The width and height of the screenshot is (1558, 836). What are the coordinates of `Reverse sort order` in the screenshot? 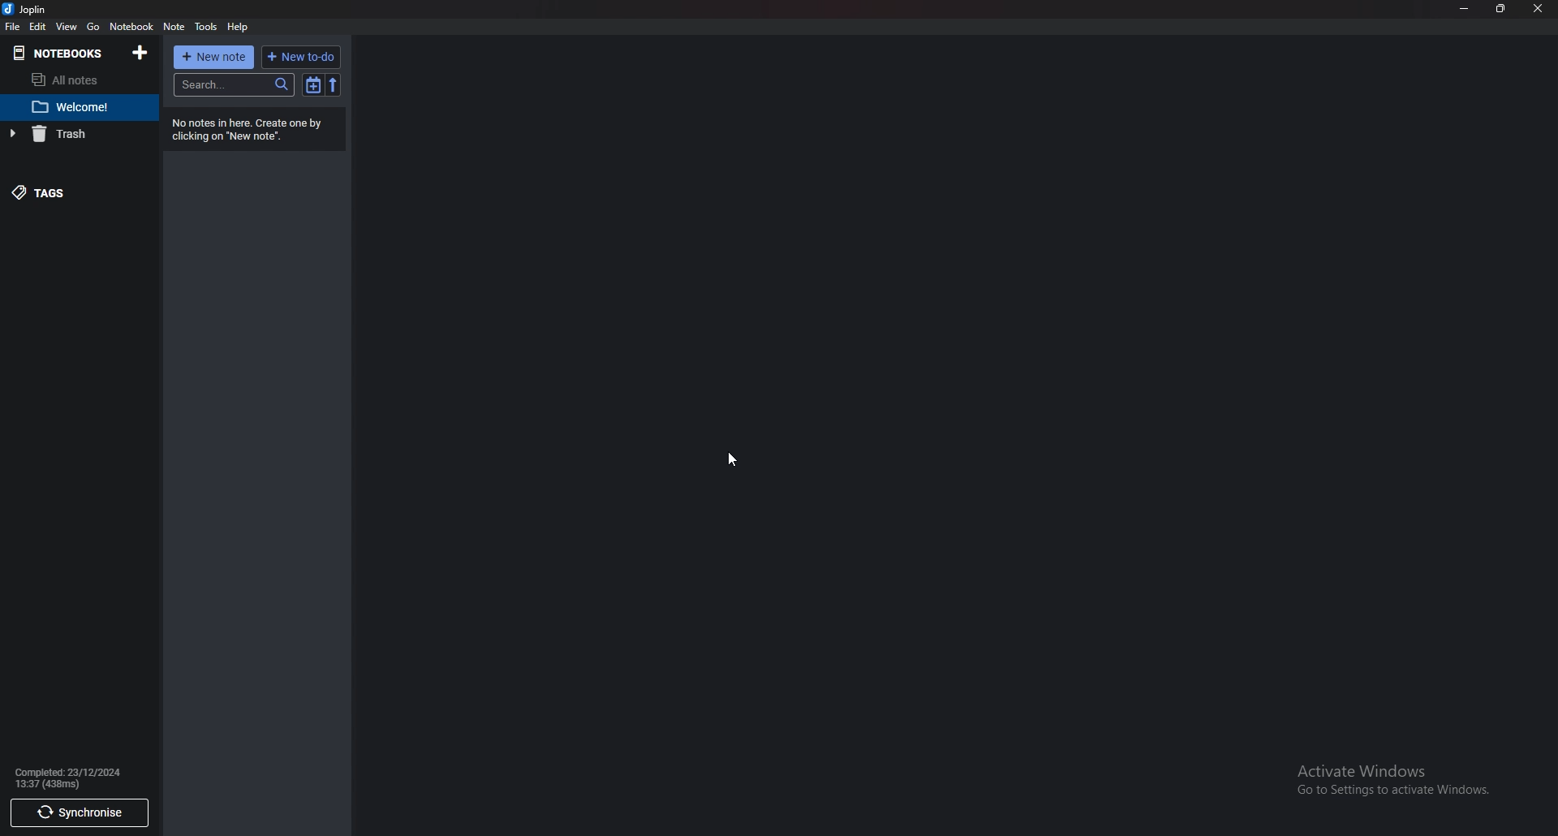 It's located at (333, 85).